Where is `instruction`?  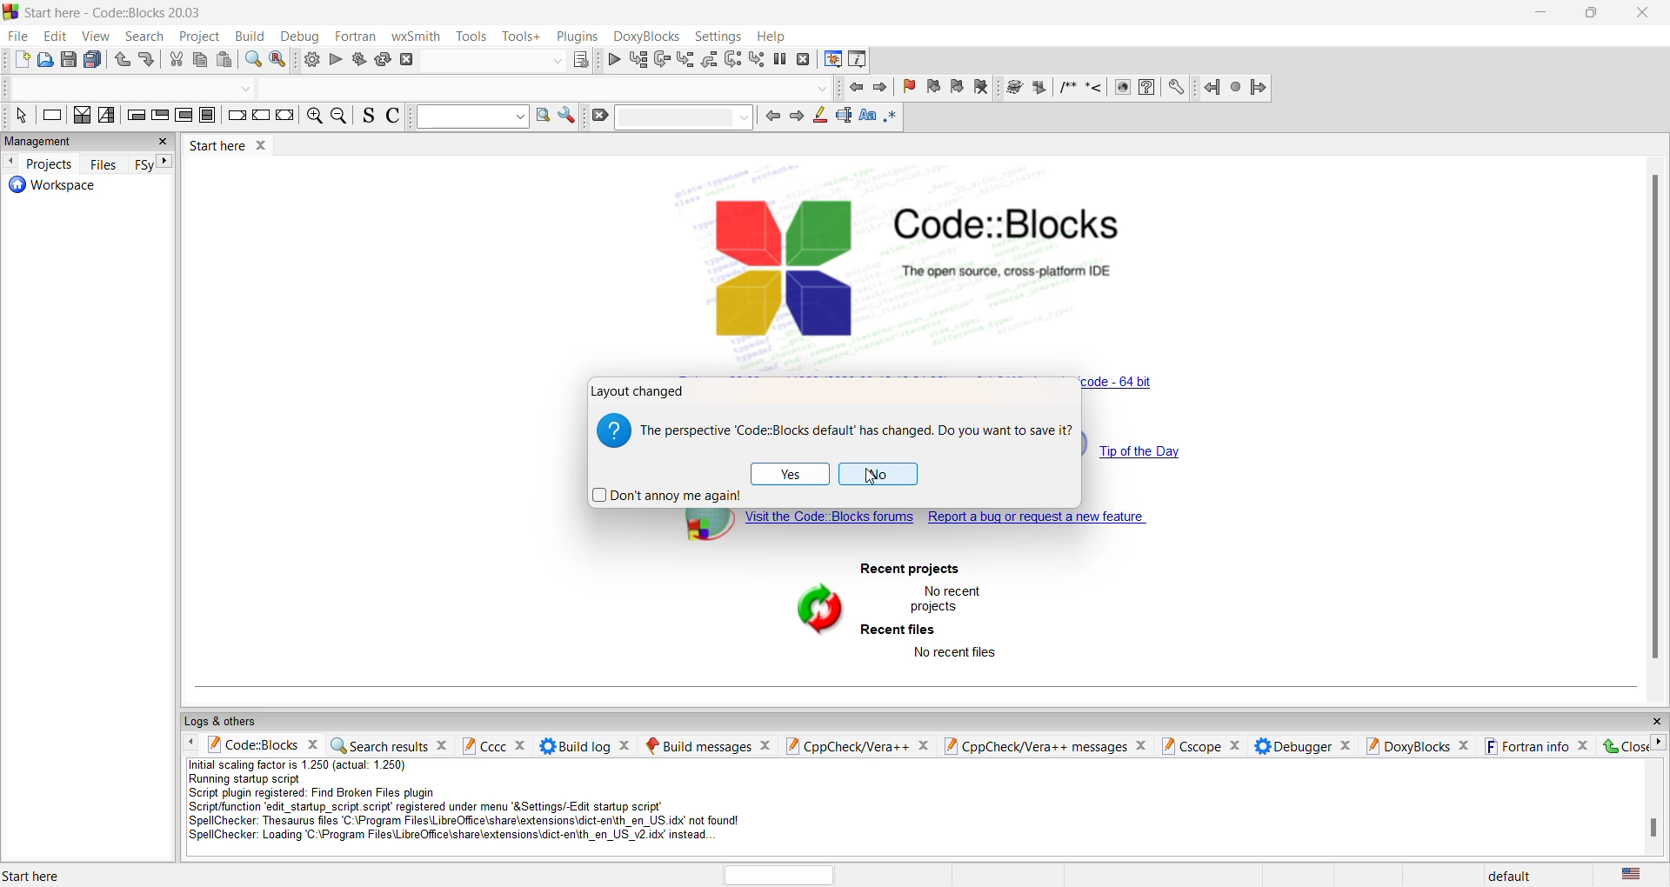
instruction is located at coordinates (50, 117).